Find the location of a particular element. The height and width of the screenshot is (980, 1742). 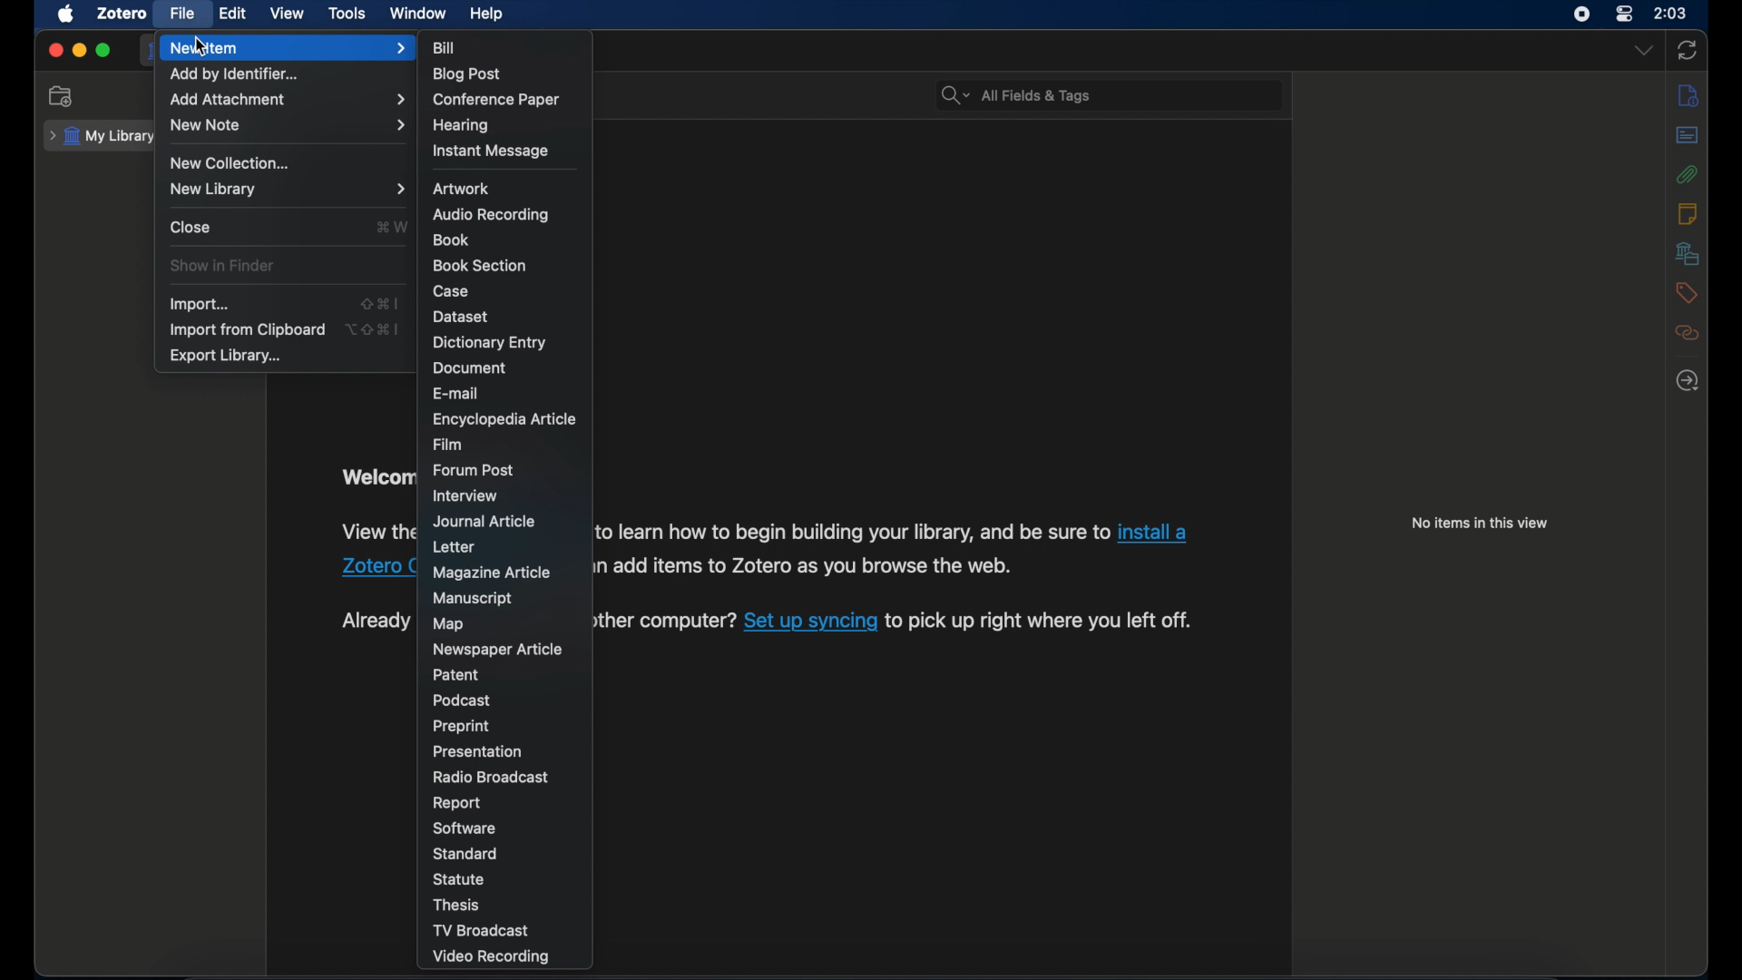

related is located at coordinates (1688, 333).